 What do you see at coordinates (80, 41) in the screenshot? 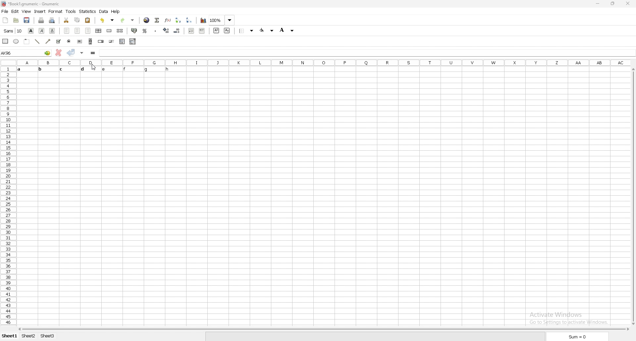
I see `button` at bounding box center [80, 41].